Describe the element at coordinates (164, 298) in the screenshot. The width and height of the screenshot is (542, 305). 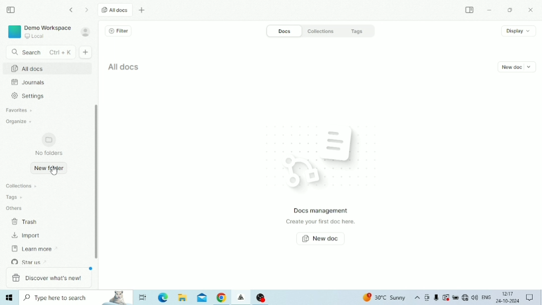
I see `Microsoft Edge` at that location.